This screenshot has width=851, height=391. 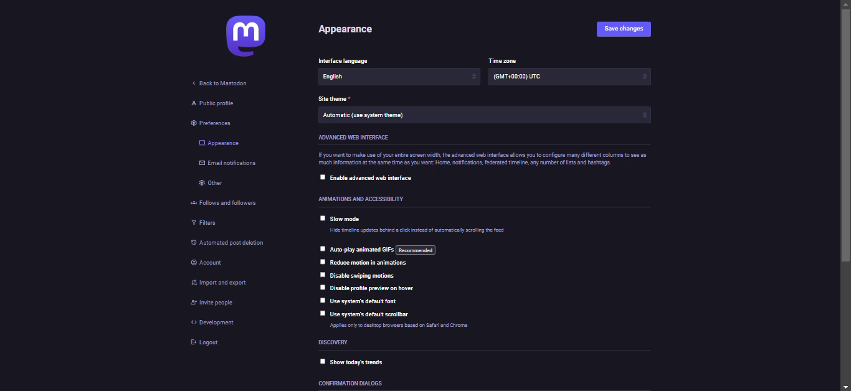 I want to click on time zone, so click(x=505, y=60).